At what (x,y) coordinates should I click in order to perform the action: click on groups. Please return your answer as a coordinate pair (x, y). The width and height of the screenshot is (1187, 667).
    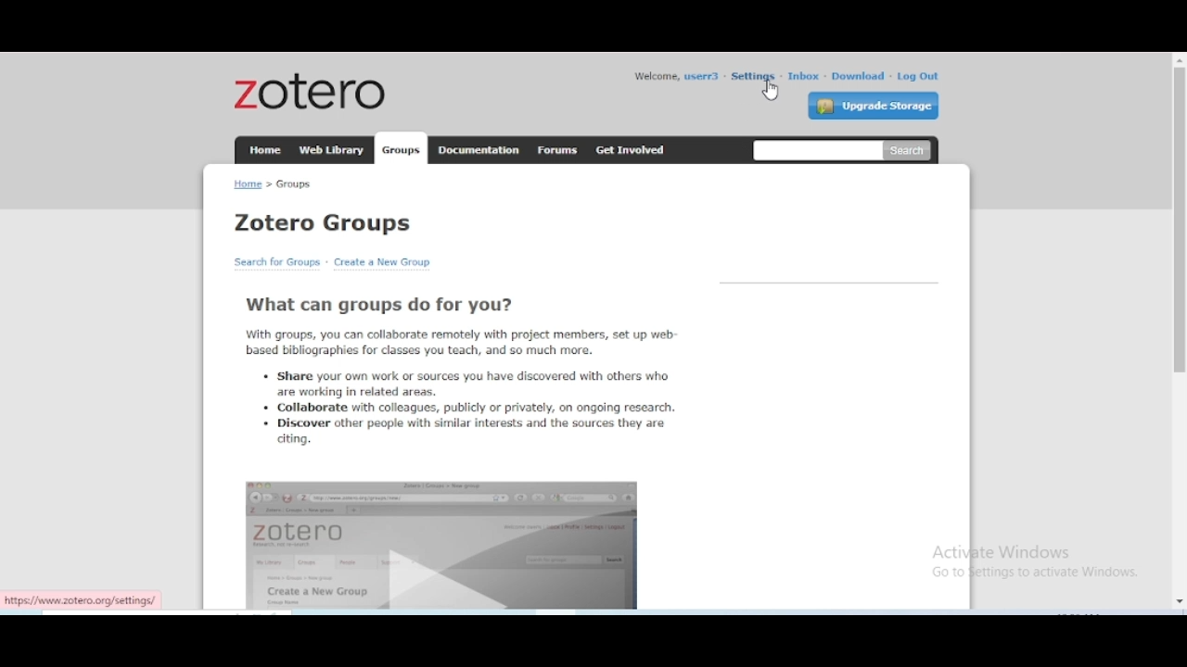
    Looking at the image, I should click on (402, 151).